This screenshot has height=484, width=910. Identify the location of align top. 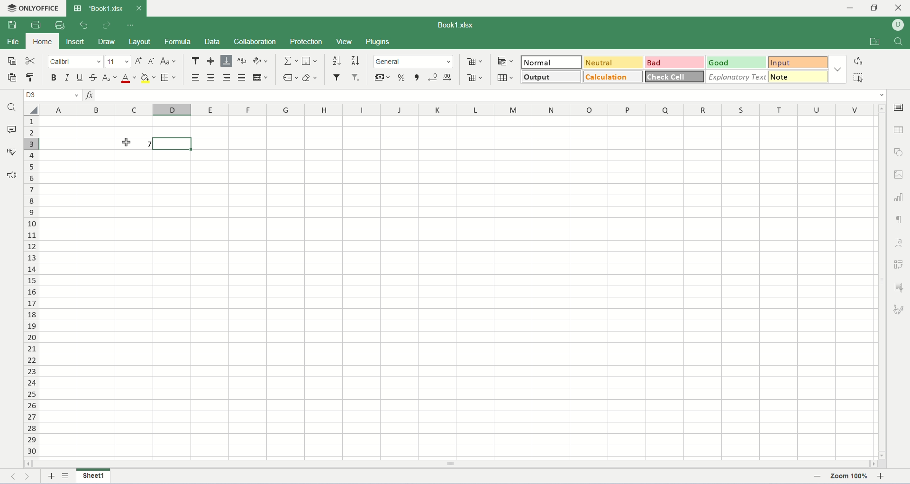
(195, 61).